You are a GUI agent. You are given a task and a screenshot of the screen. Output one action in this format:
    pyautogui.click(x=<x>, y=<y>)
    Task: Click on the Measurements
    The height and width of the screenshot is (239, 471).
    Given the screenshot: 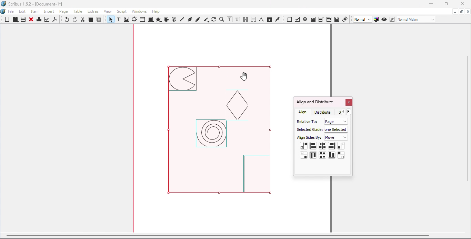 What is the action you would take?
    pyautogui.click(x=261, y=19)
    